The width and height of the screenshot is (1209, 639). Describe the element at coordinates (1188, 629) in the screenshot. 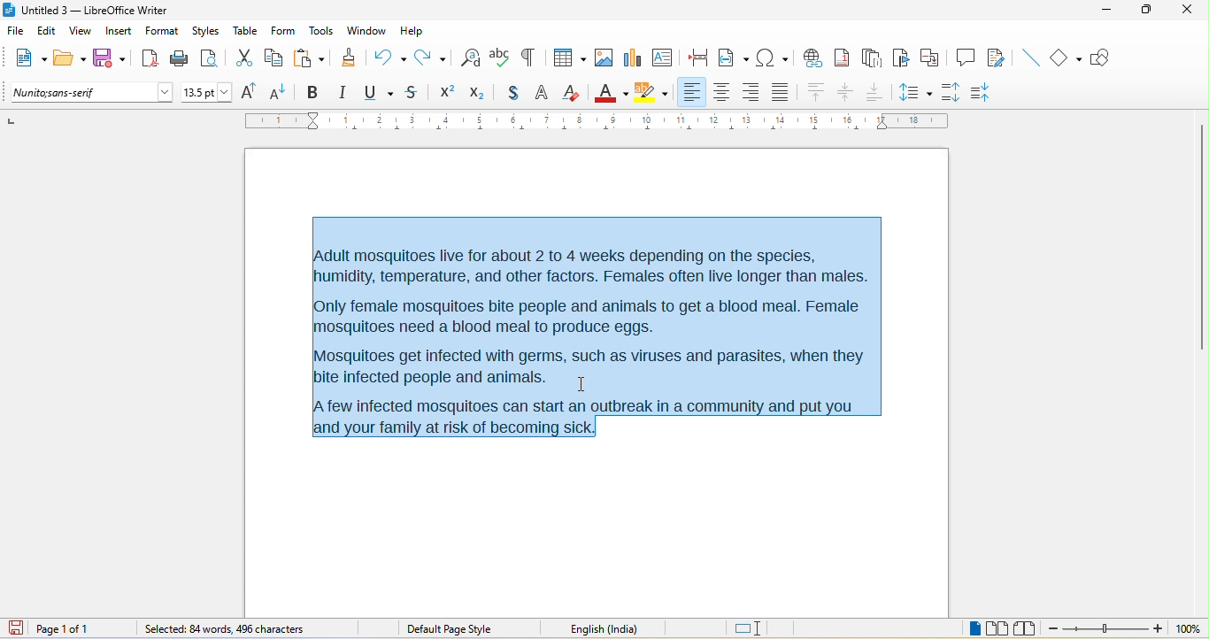

I see `100%` at that location.